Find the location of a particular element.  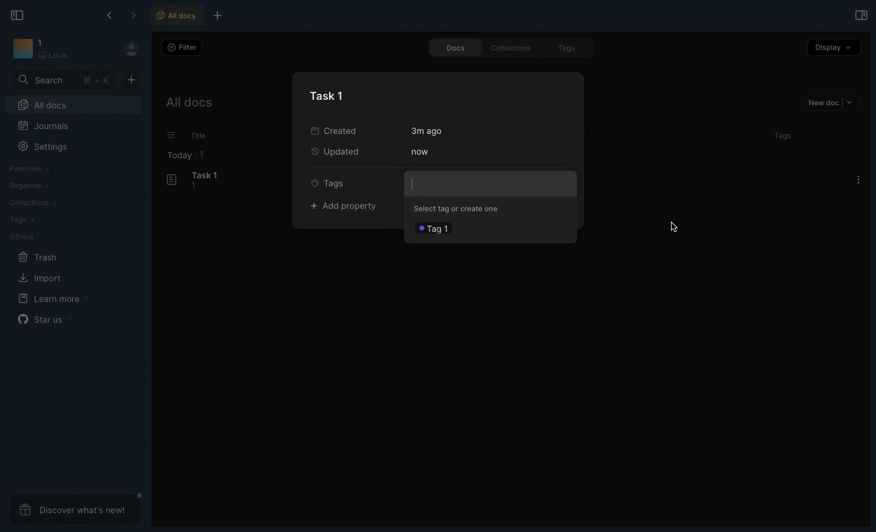

All docs is located at coordinates (190, 103).